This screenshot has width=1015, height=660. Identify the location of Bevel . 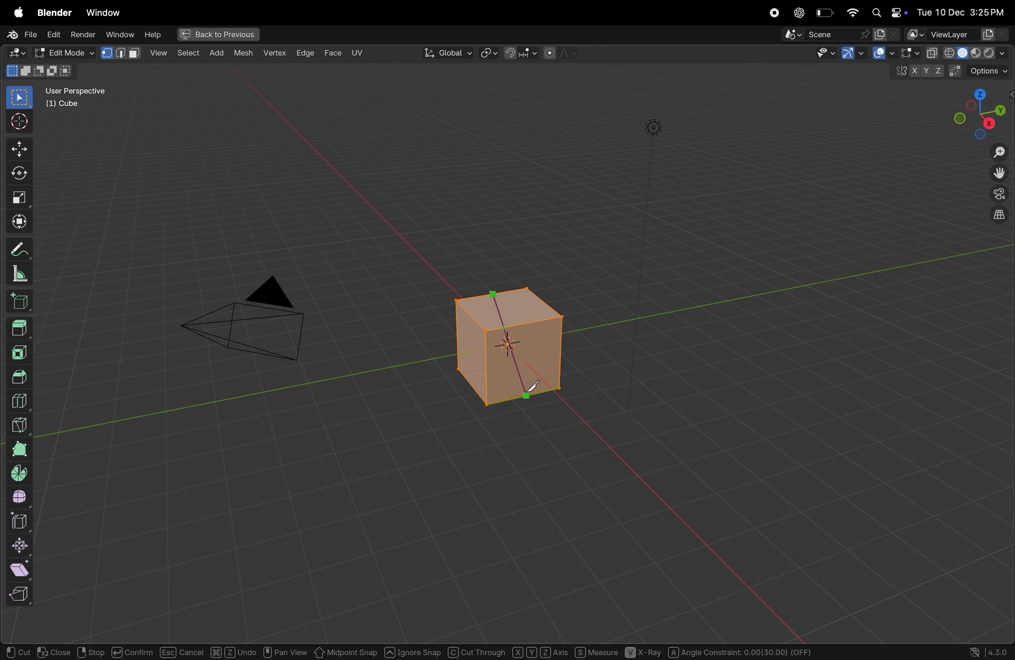
(20, 376).